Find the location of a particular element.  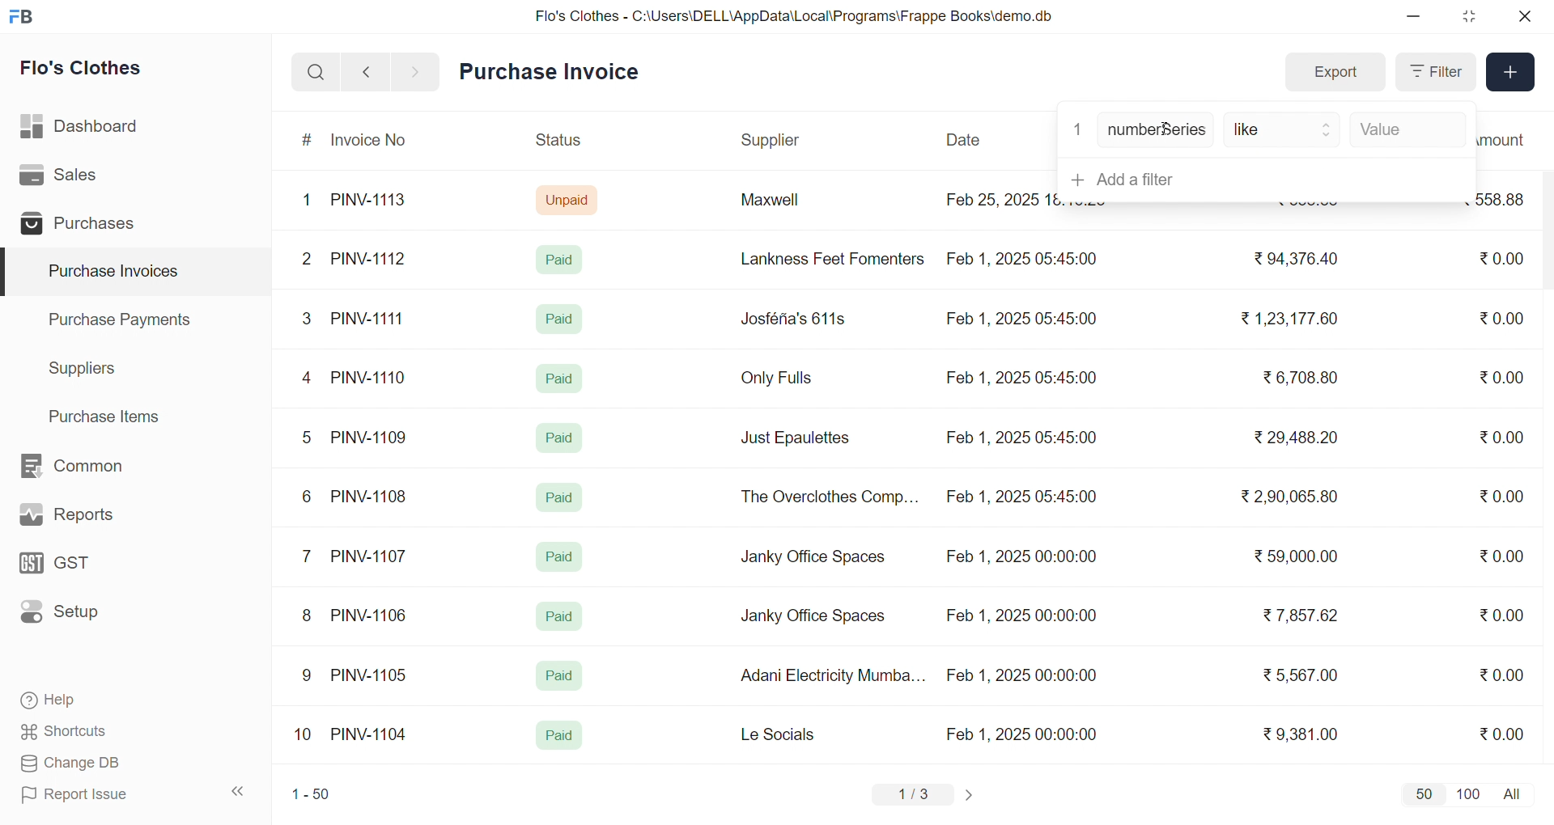

Flo's Clothes - C:\Users\DELL\AppData\Local\Programs\Frappe Books\demo.db is located at coordinates (795, 16).